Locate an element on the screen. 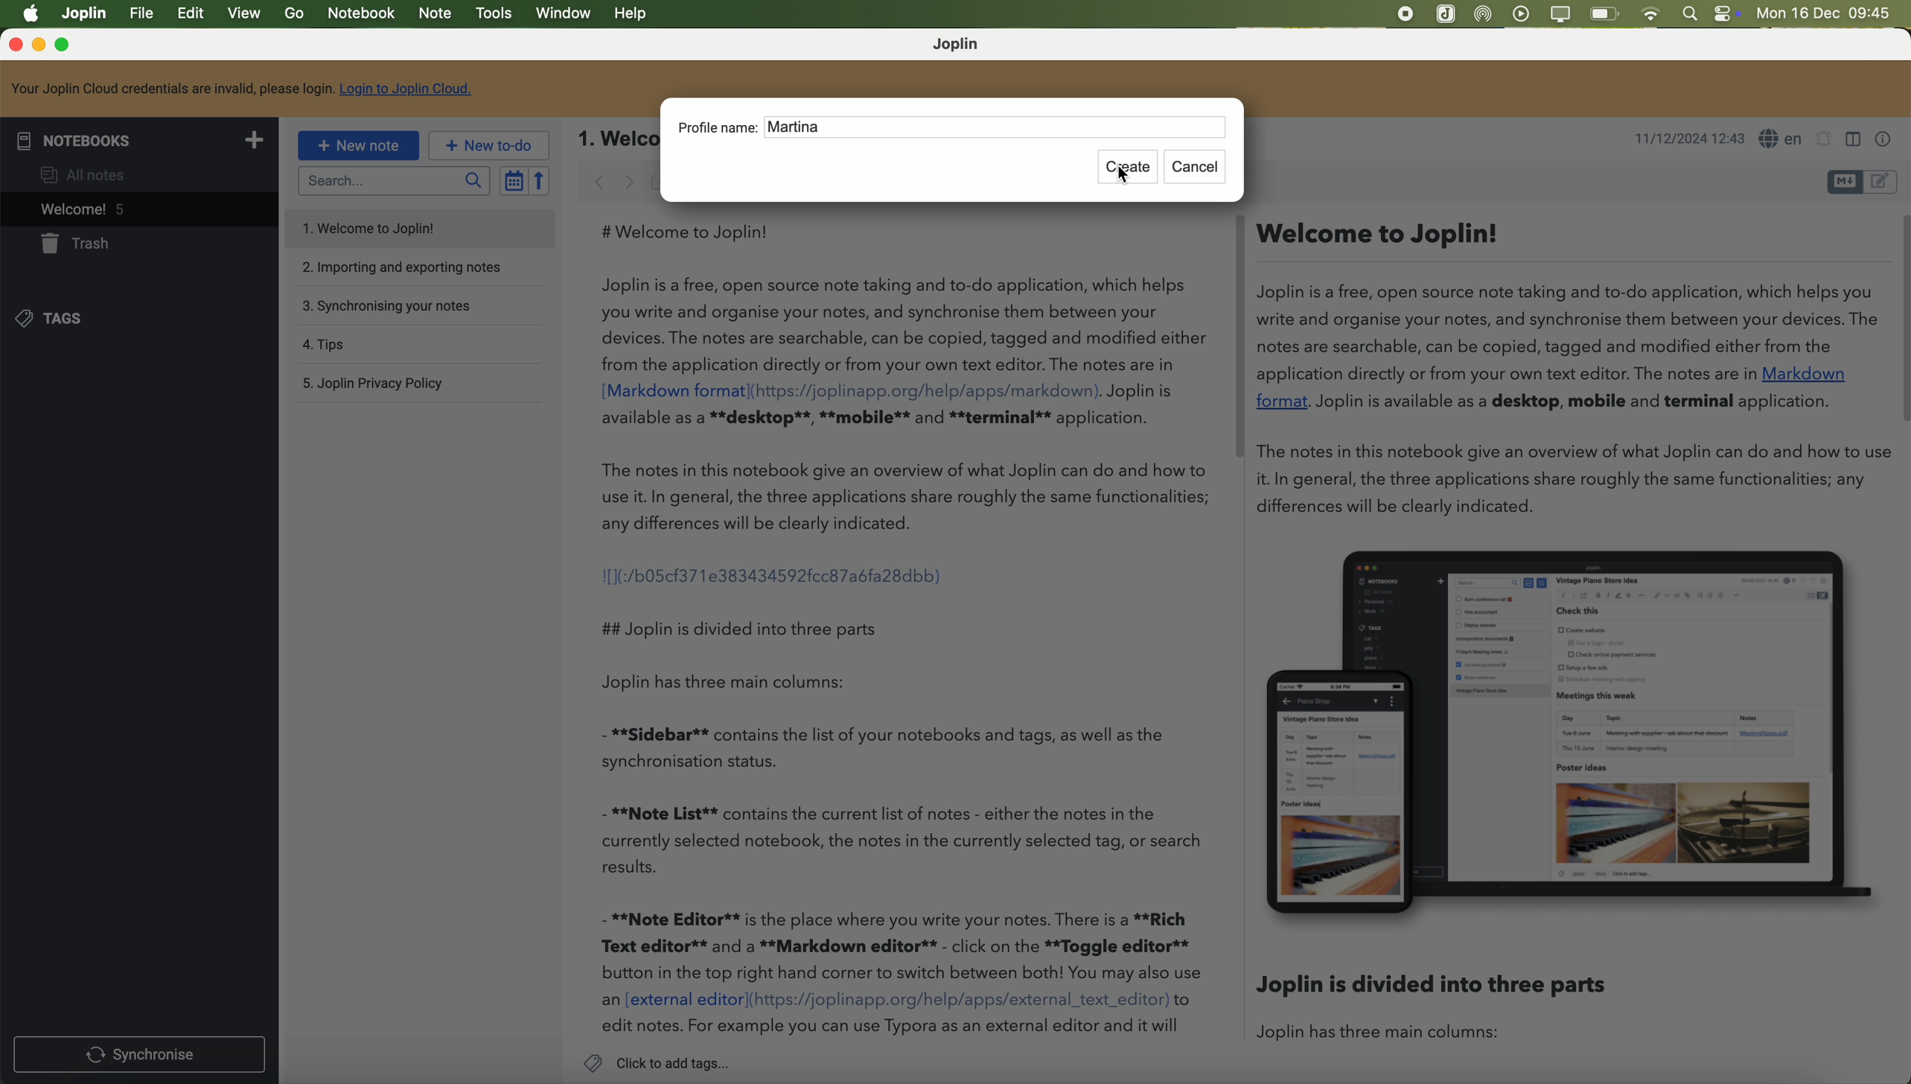  window is located at coordinates (564, 15).